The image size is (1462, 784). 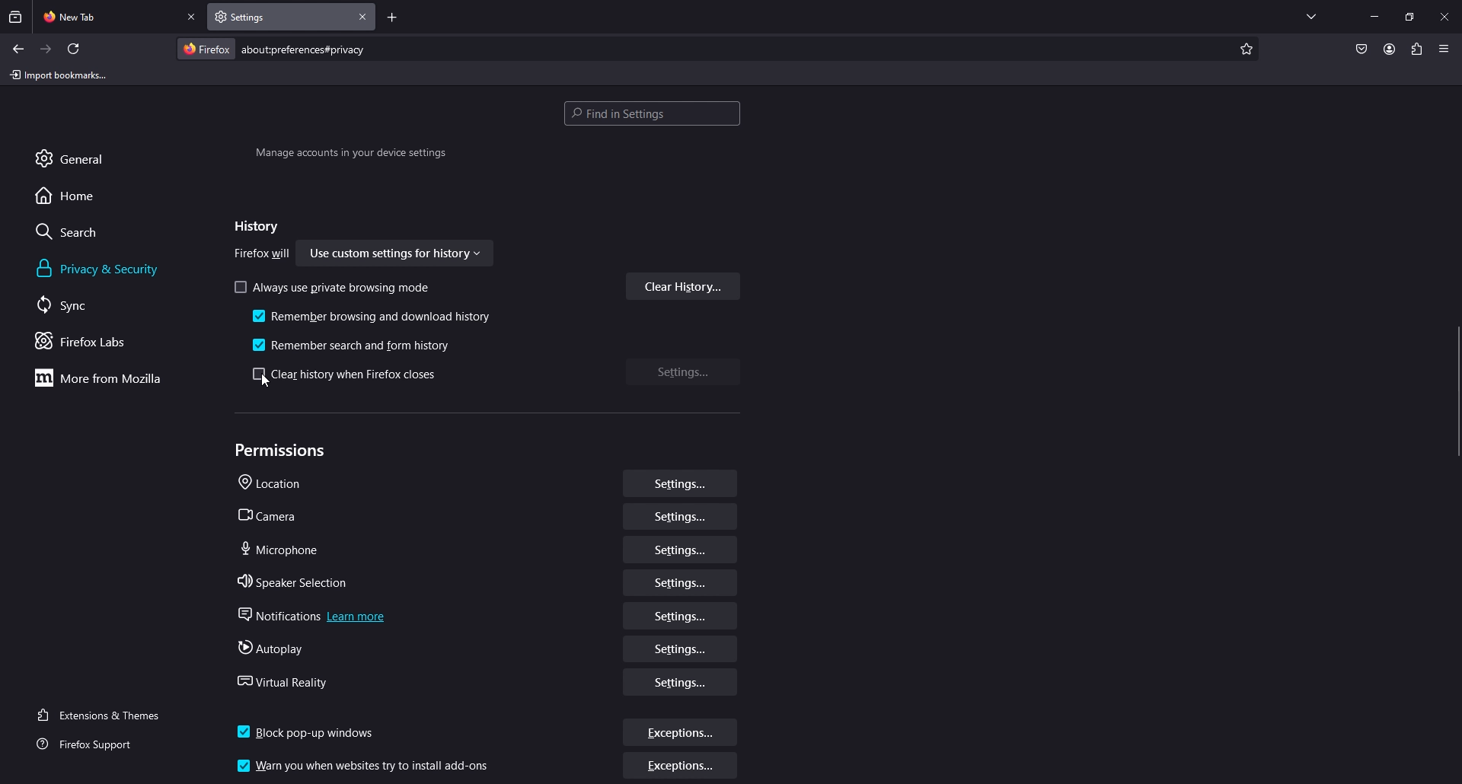 I want to click on warn you when websites try install add ons, so click(x=367, y=764).